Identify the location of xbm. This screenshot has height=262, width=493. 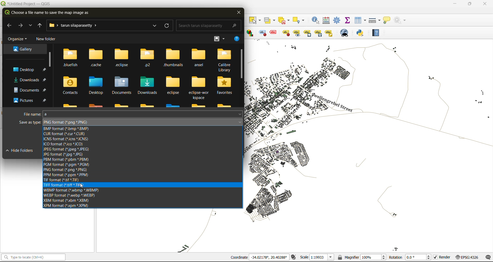
(68, 200).